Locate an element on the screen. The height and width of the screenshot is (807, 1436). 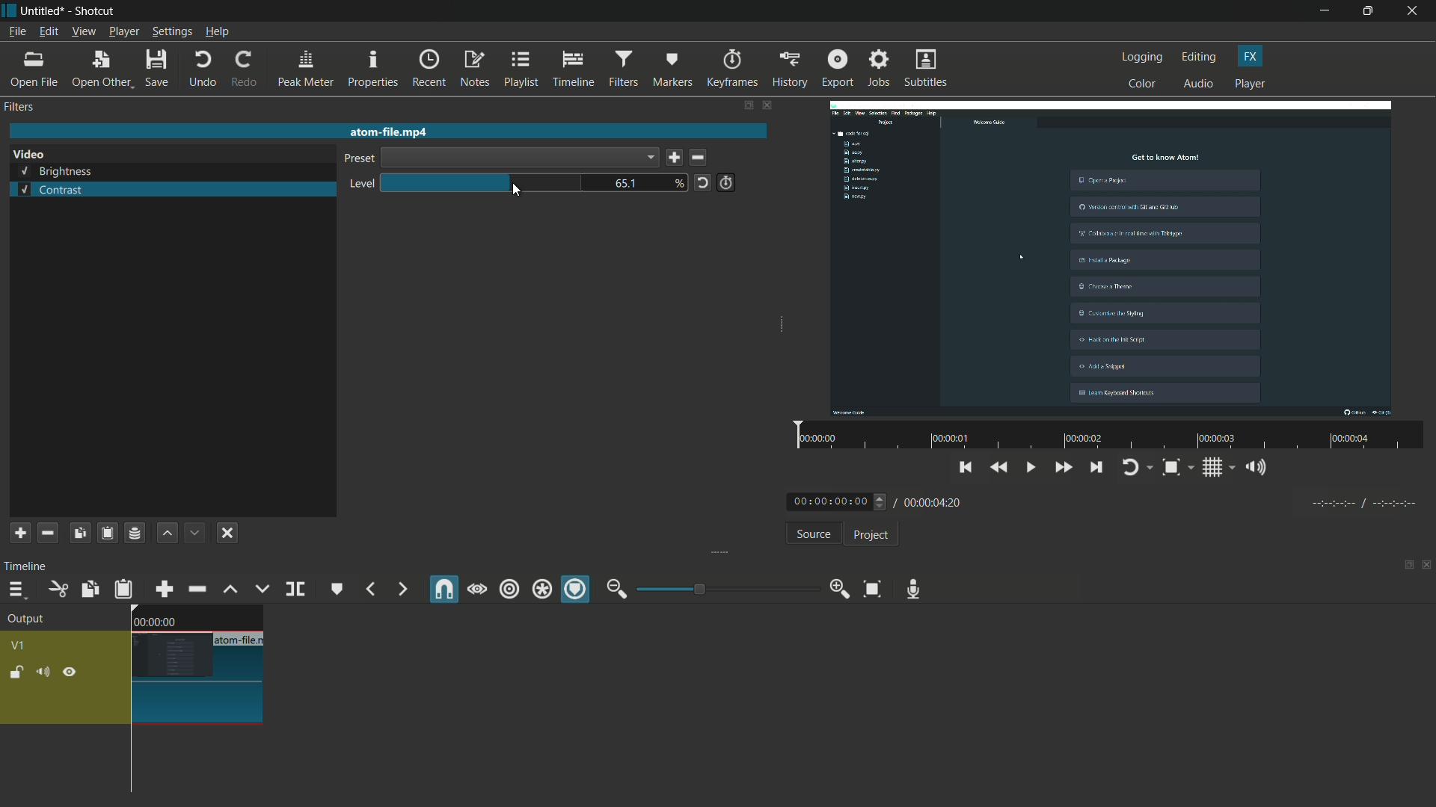
remove selected filter is located at coordinates (48, 533).